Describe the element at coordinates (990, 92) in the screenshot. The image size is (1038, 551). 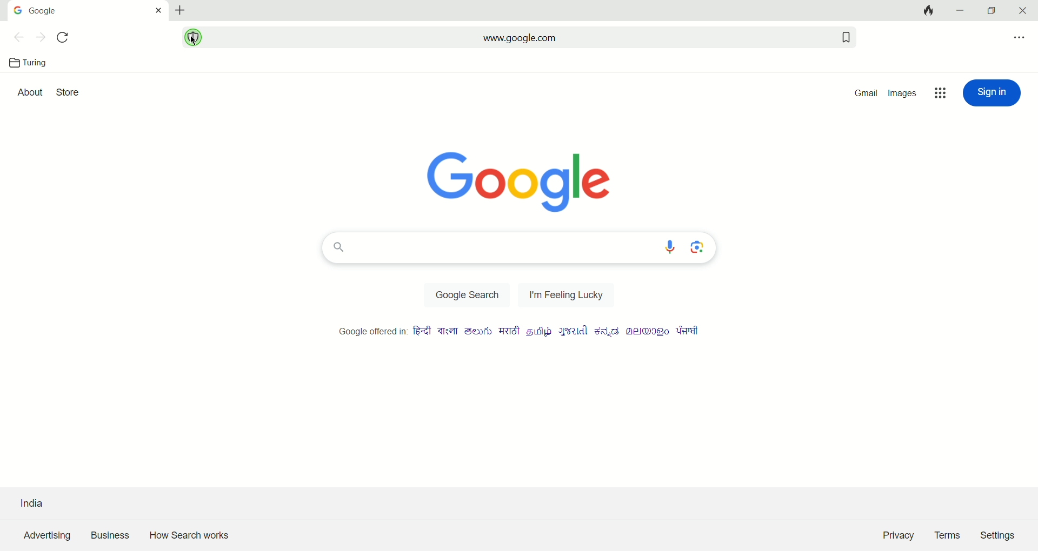
I see `sign in` at that location.